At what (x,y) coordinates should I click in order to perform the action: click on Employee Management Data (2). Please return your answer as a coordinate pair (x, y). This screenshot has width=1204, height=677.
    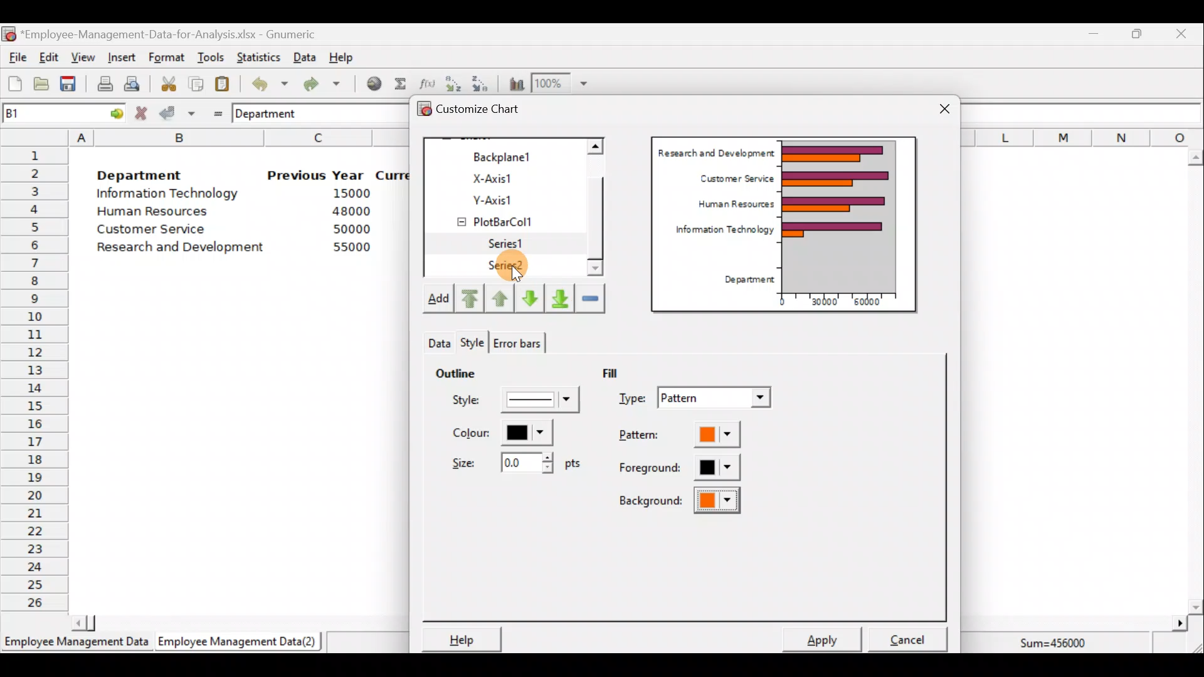
    Looking at the image, I should click on (240, 642).